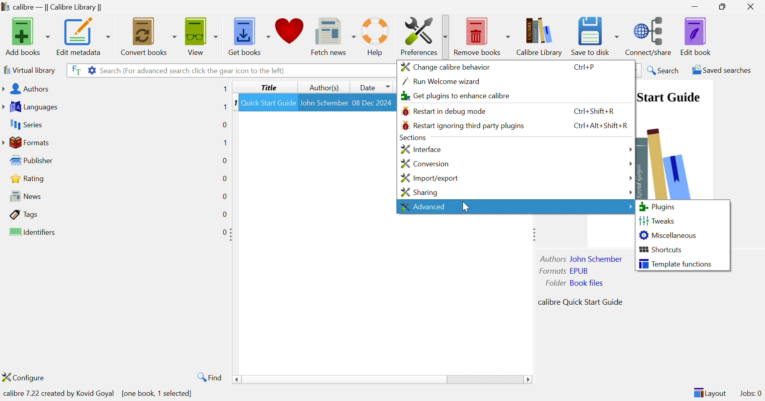 The image size is (765, 401). I want to click on 1, so click(223, 107).